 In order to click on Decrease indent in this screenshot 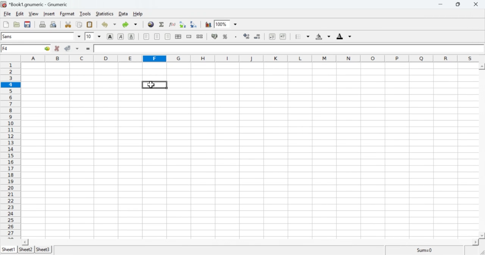, I will do `click(272, 36)`.